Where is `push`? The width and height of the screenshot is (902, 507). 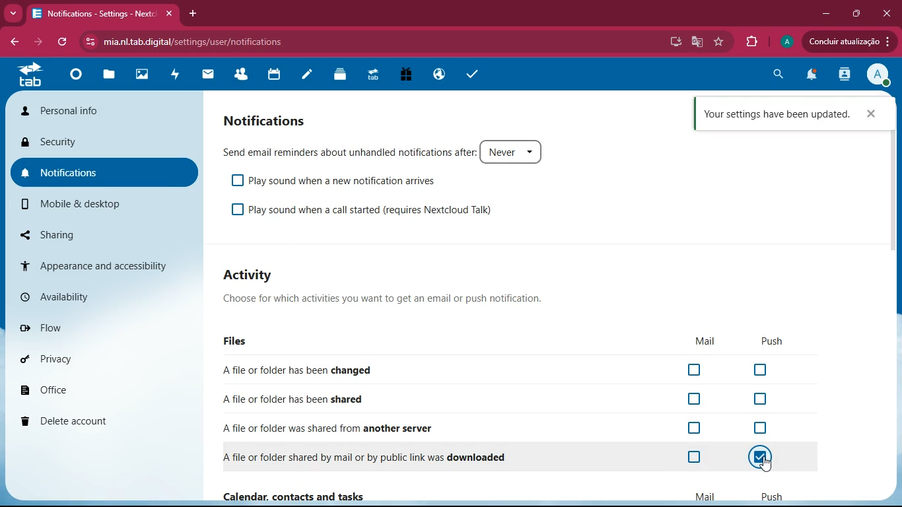
push is located at coordinates (773, 341).